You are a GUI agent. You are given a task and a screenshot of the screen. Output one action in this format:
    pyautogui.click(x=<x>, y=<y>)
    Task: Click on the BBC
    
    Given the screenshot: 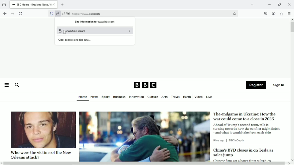 What is the action you would take?
    pyautogui.click(x=145, y=85)
    